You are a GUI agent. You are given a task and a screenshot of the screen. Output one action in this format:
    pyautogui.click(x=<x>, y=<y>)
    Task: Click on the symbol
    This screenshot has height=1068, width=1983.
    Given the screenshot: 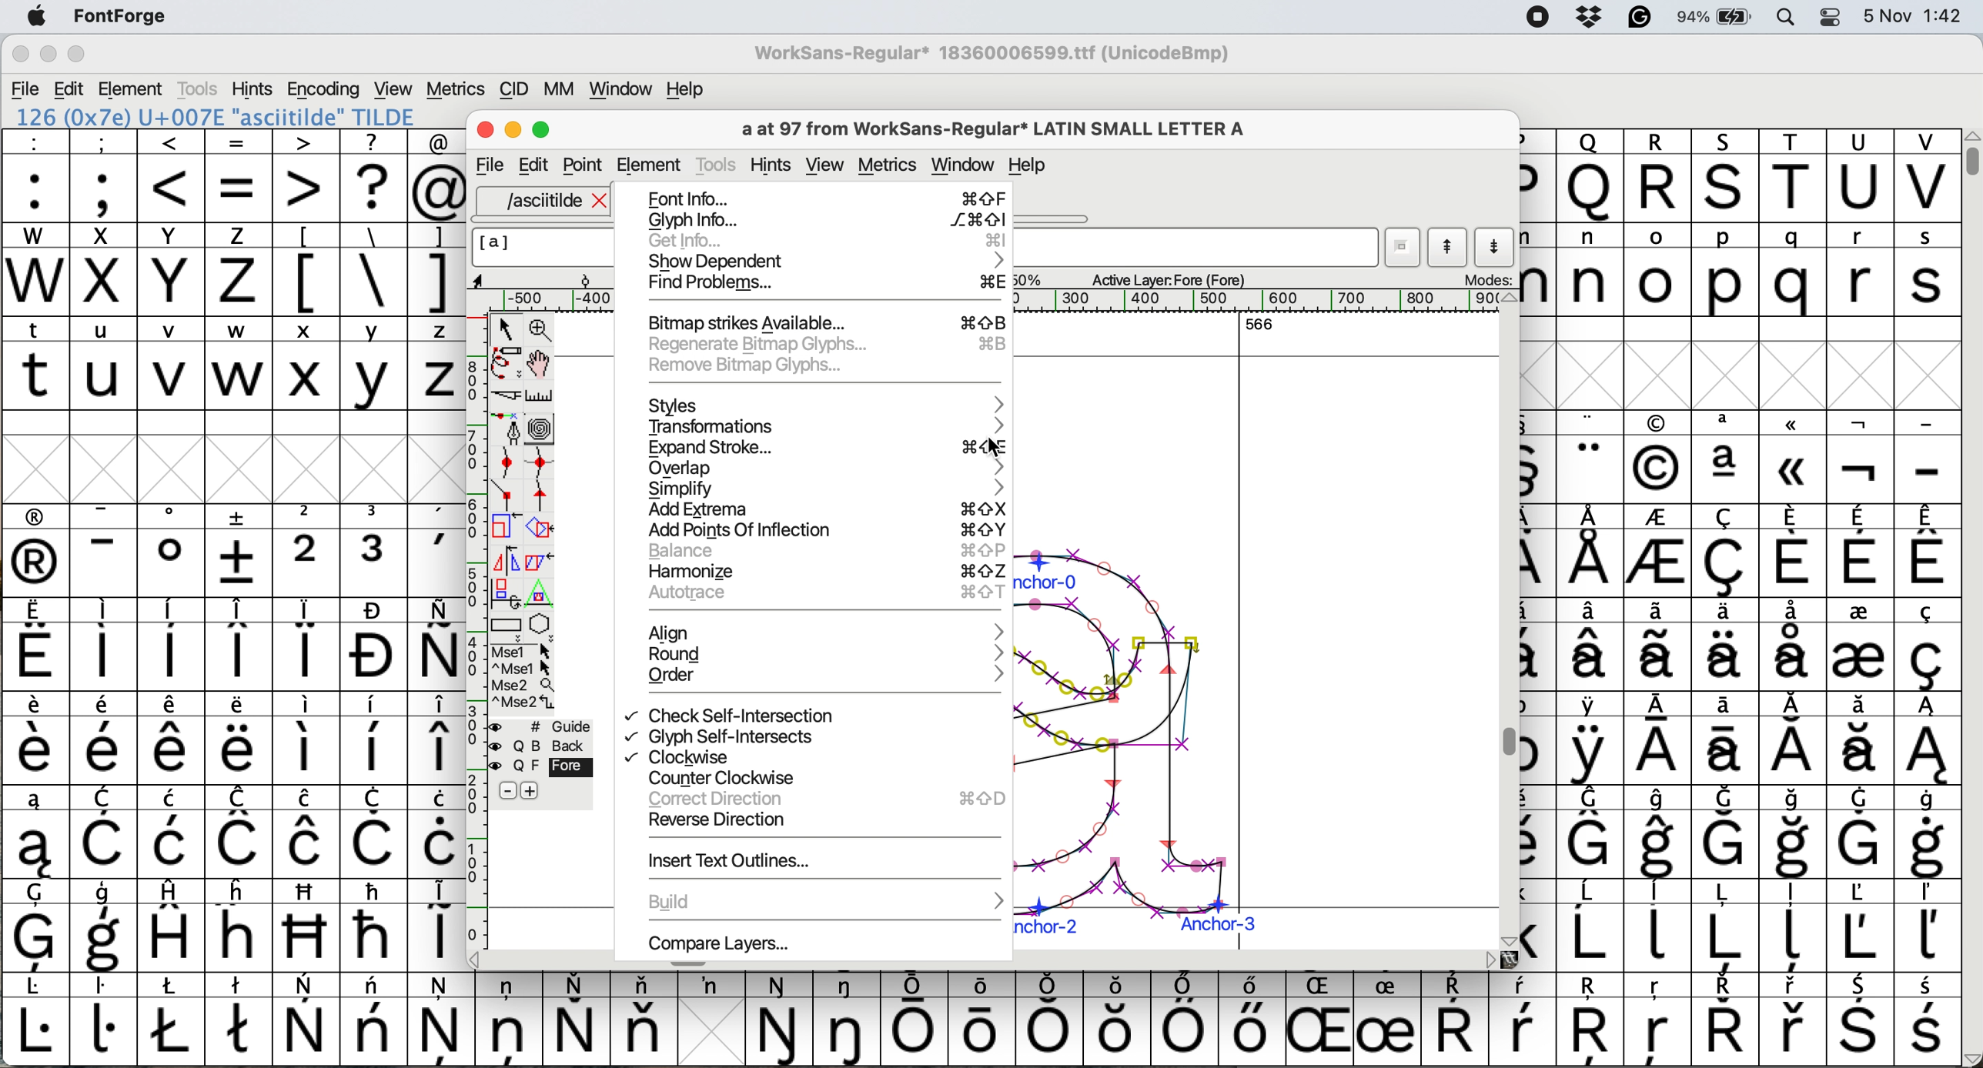 What is the action you would take?
    pyautogui.click(x=1593, y=644)
    